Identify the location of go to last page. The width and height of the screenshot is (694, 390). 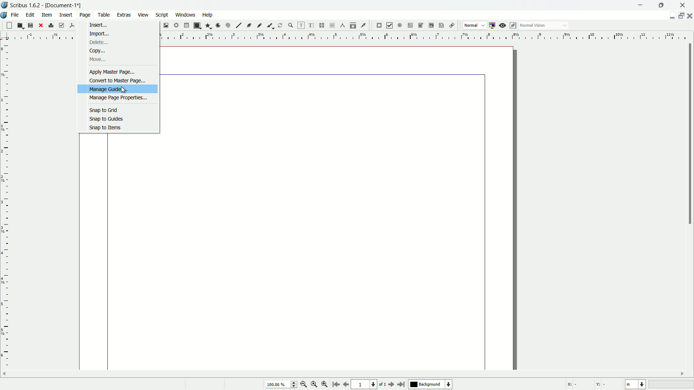
(402, 384).